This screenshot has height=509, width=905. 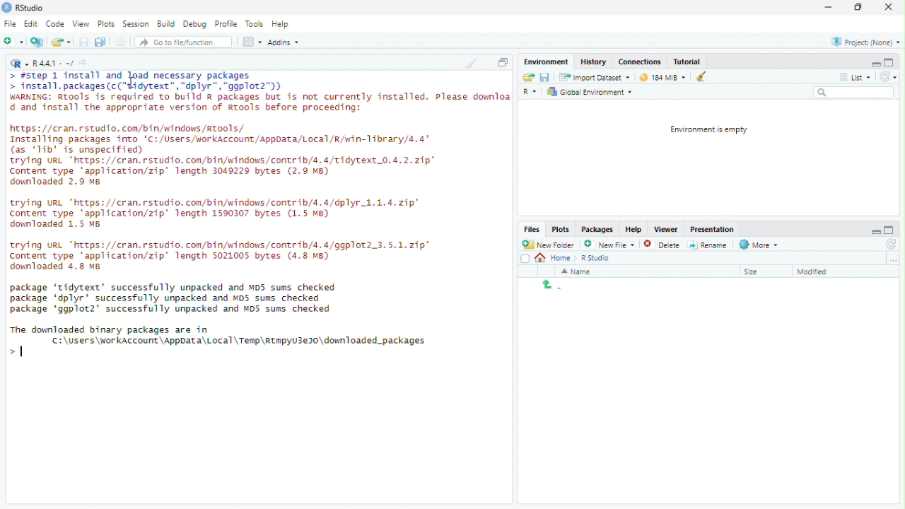 What do you see at coordinates (178, 42) in the screenshot?
I see `Go to file/function` at bounding box center [178, 42].